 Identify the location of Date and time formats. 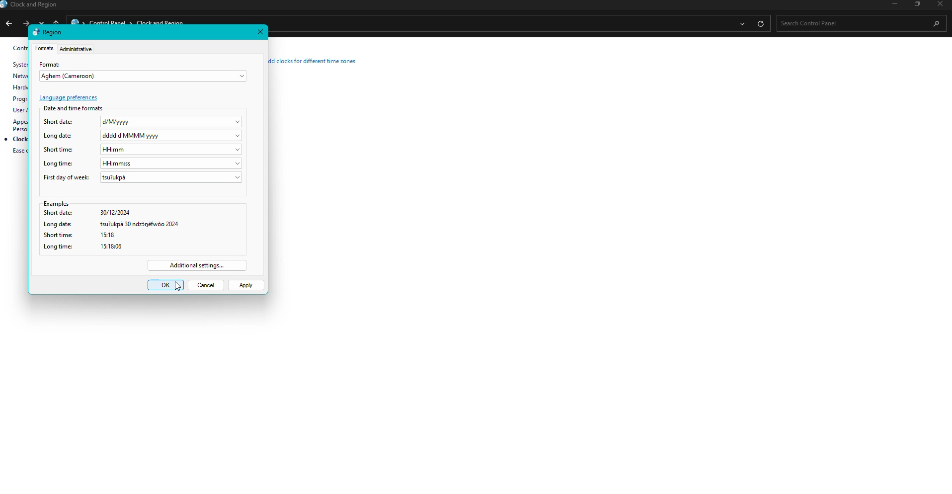
(74, 108).